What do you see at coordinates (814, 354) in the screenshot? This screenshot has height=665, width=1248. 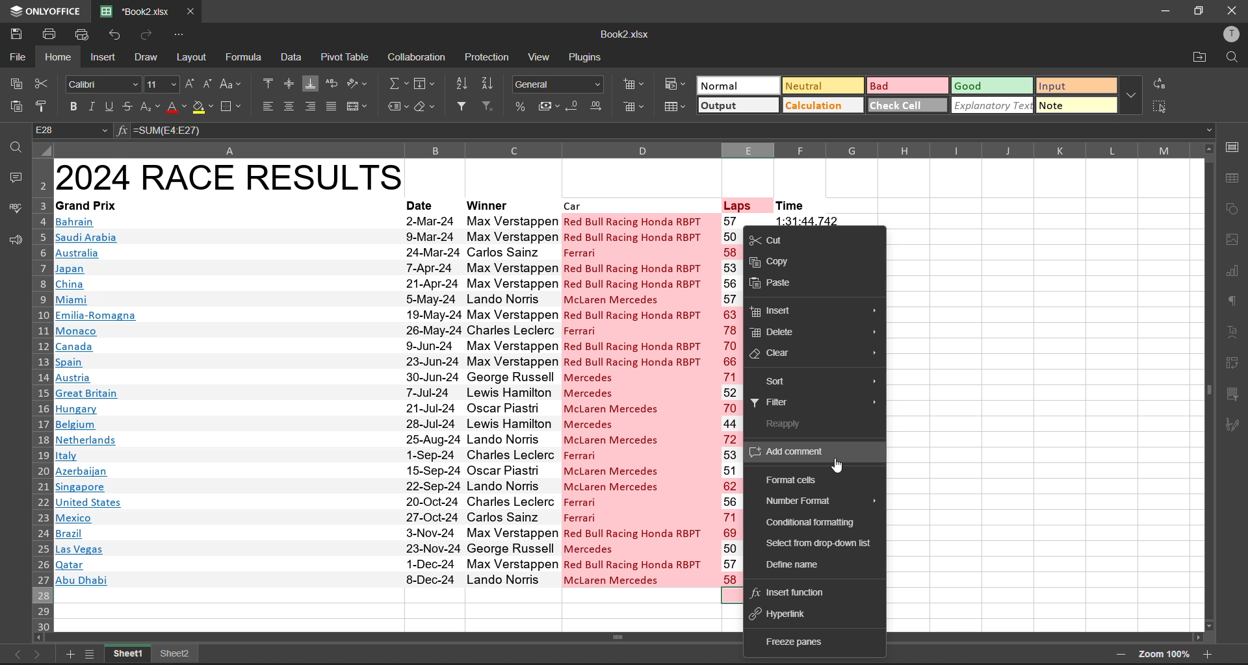 I see `clear` at bounding box center [814, 354].